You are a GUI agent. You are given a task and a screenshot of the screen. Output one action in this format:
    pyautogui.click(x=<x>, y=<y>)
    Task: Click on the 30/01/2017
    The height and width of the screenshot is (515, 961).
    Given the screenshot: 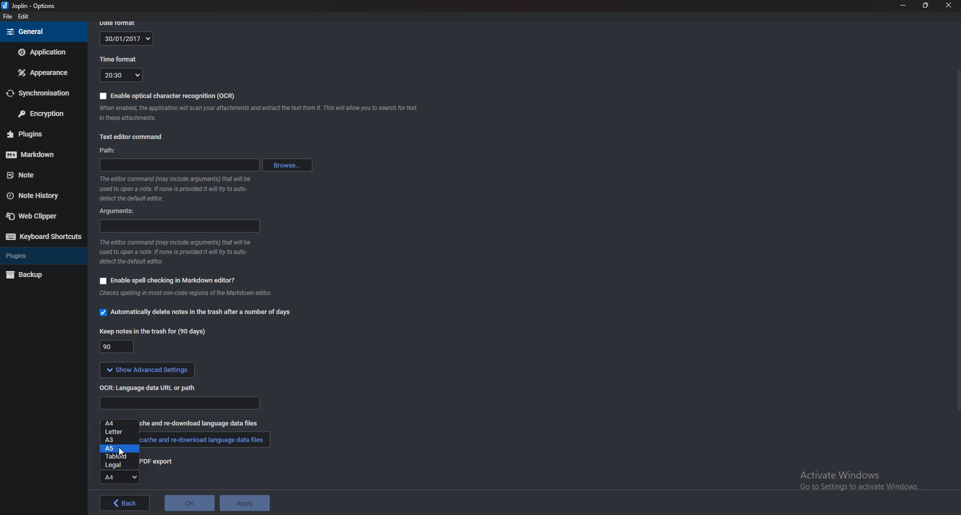 What is the action you would take?
    pyautogui.click(x=126, y=39)
    